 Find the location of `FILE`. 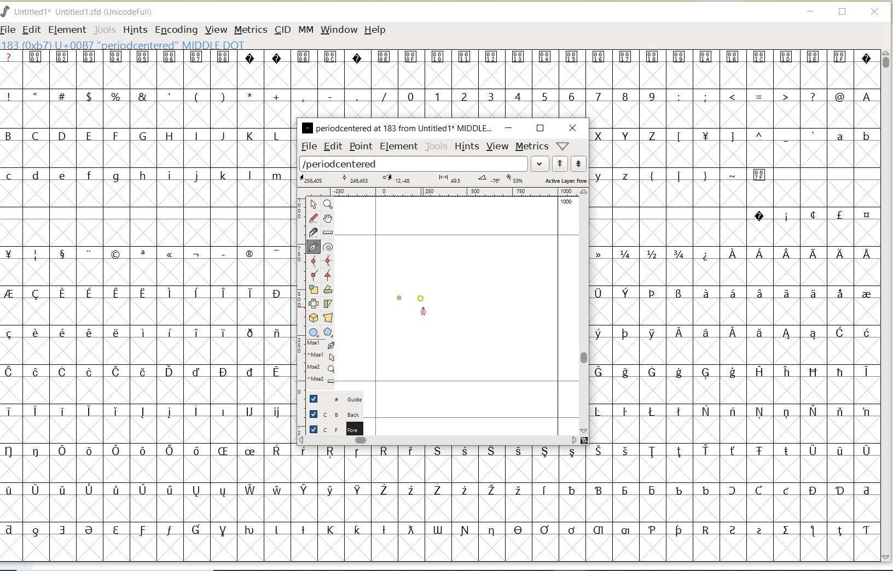

FILE is located at coordinates (9, 29).